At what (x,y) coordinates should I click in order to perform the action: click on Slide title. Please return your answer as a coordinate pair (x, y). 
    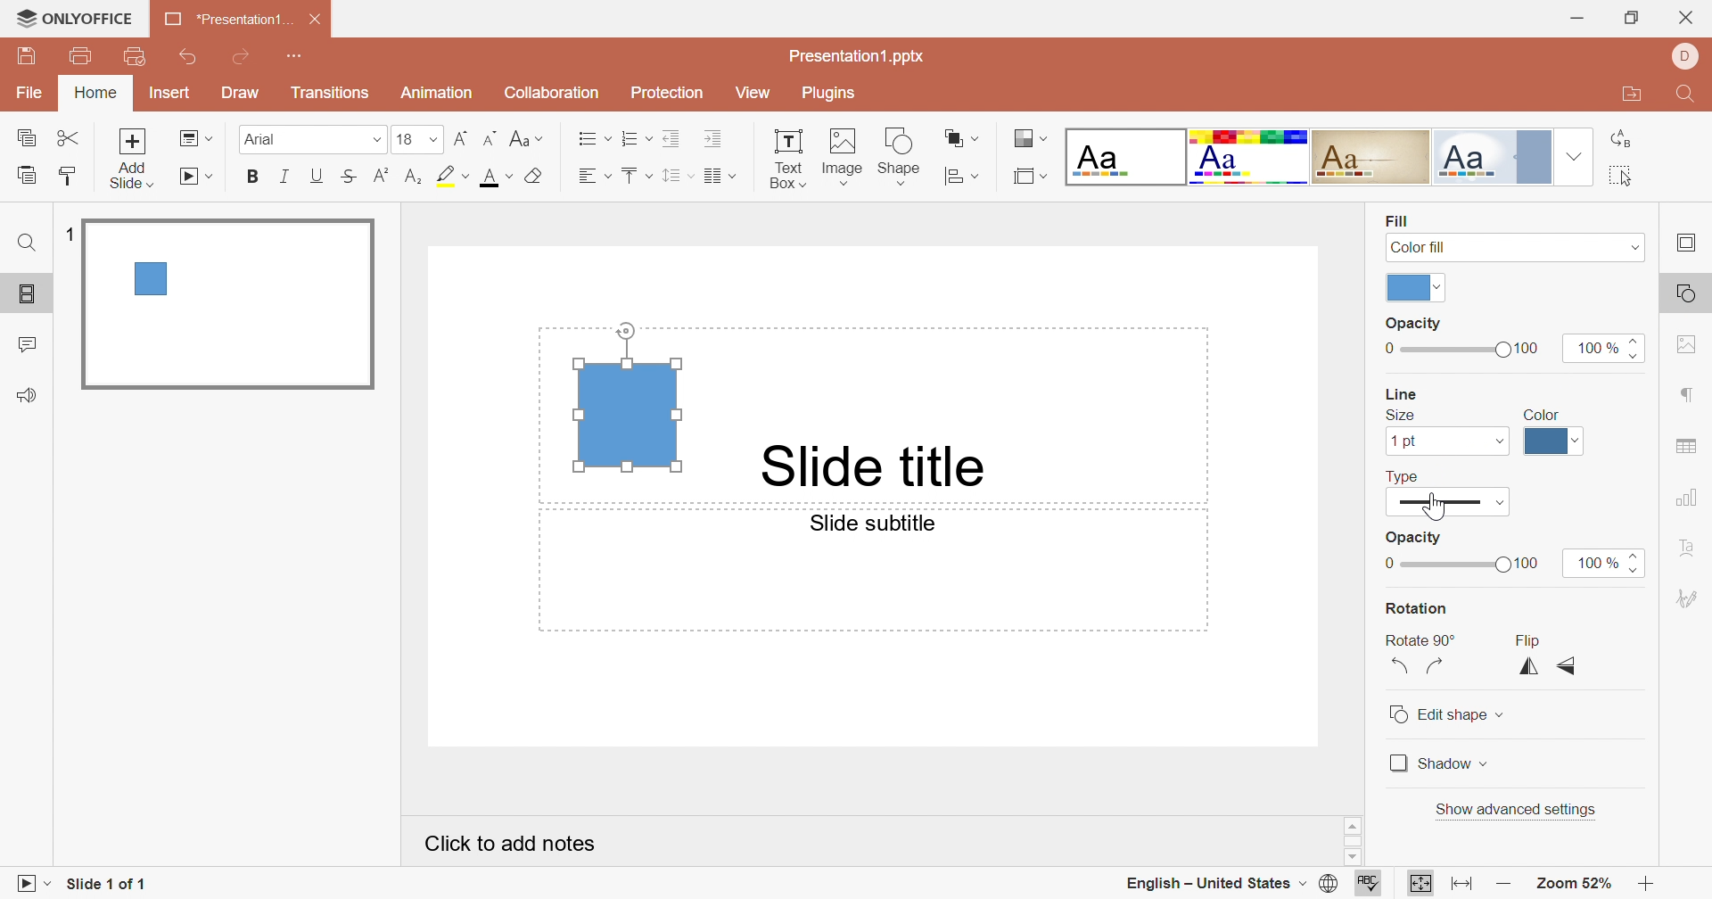
    Looking at the image, I should click on (870, 465).